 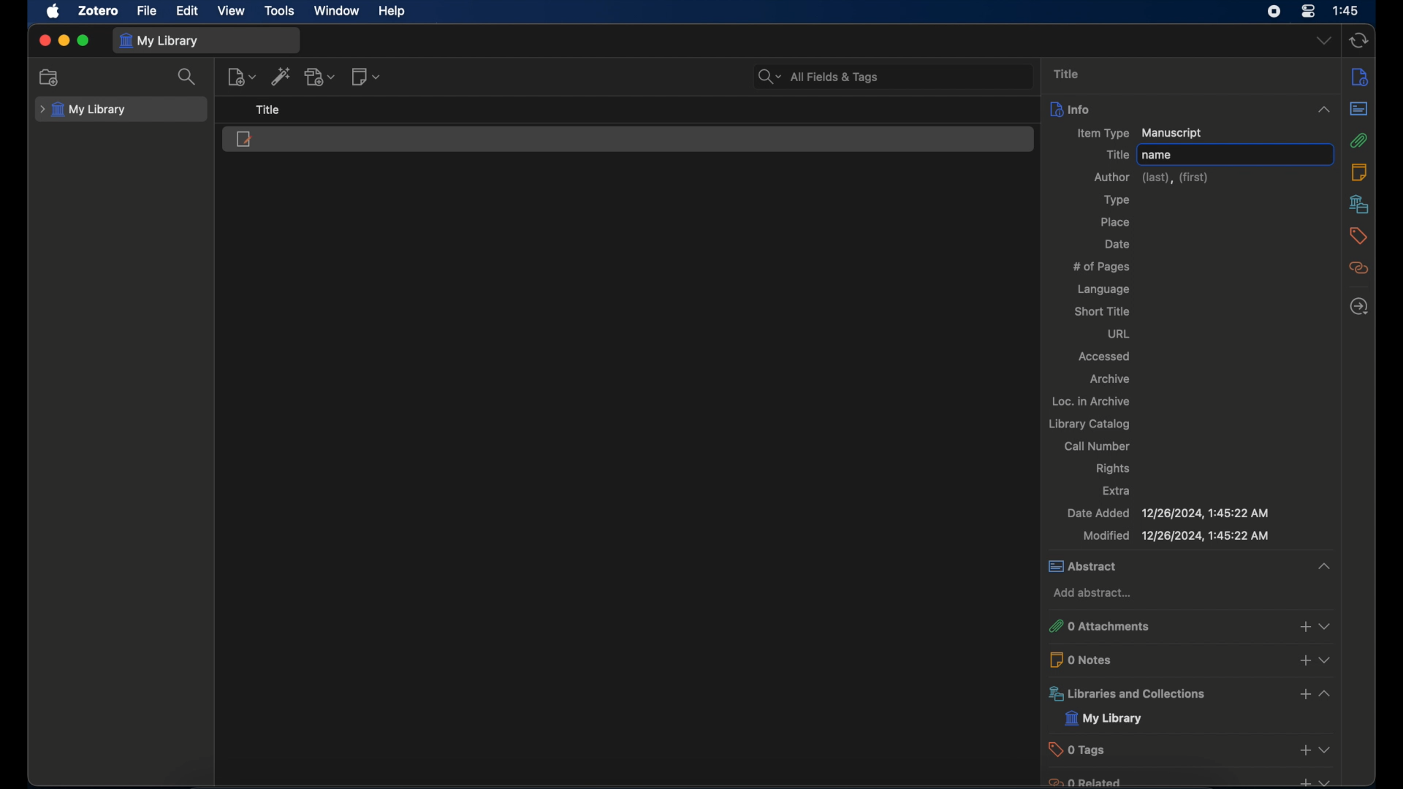 What do you see at coordinates (1275, 12) in the screenshot?
I see `screen recorder` at bounding box center [1275, 12].